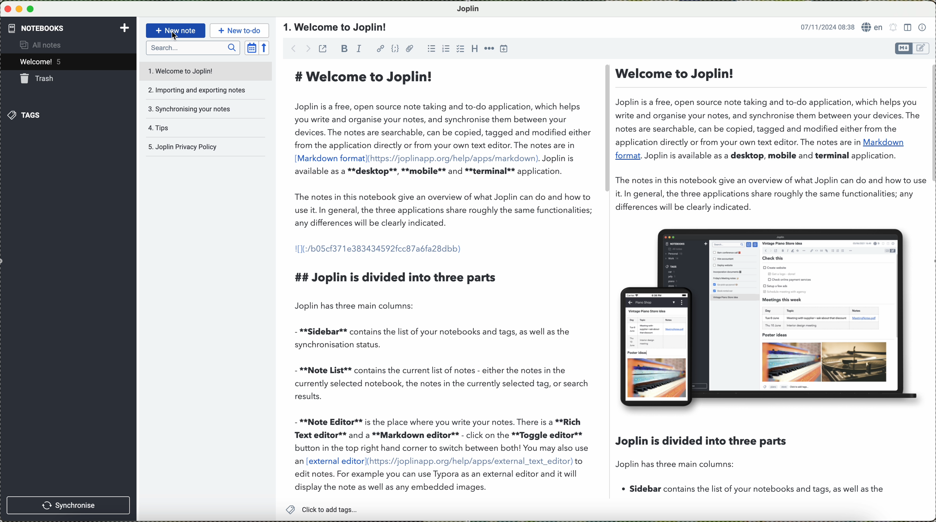 Image resolution: width=936 pixels, height=522 pixels. I want to click on toggle editor layout, so click(907, 28).